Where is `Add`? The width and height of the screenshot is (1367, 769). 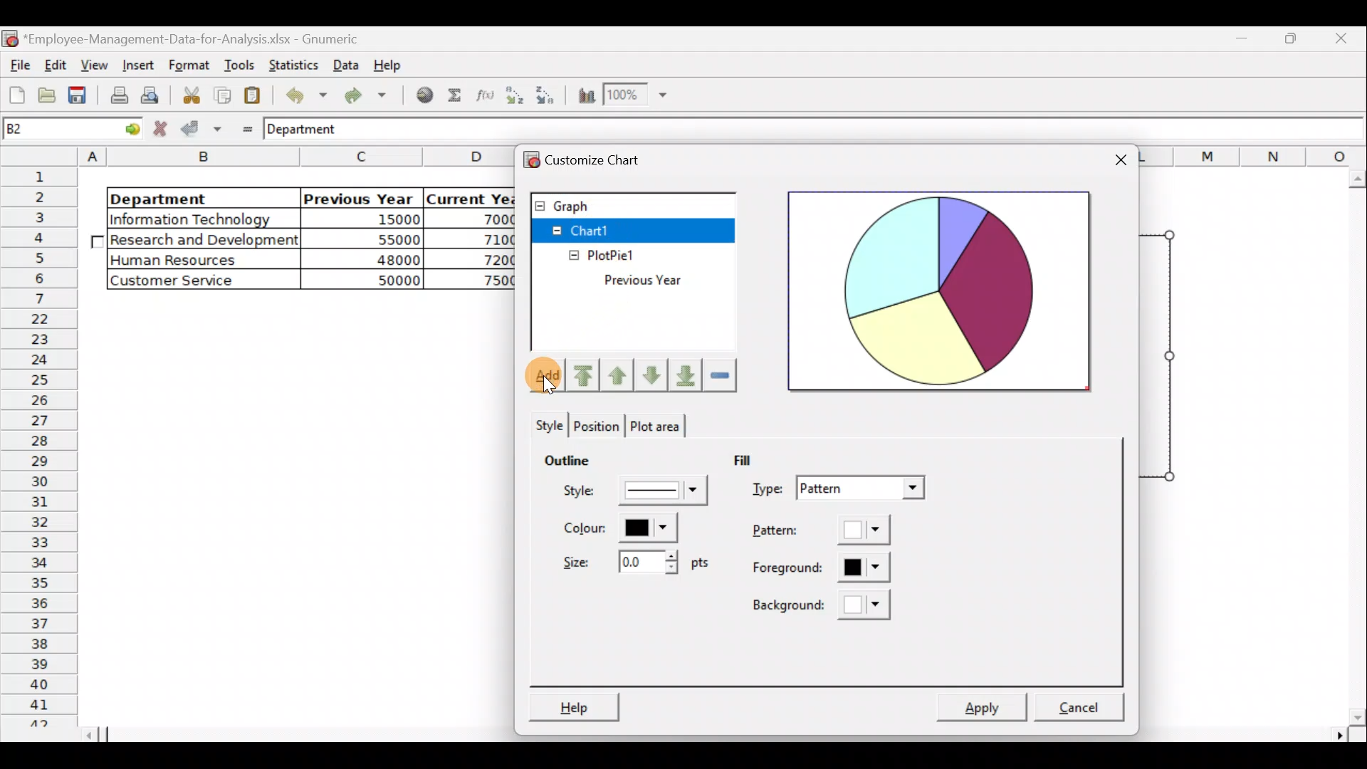
Add is located at coordinates (543, 377).